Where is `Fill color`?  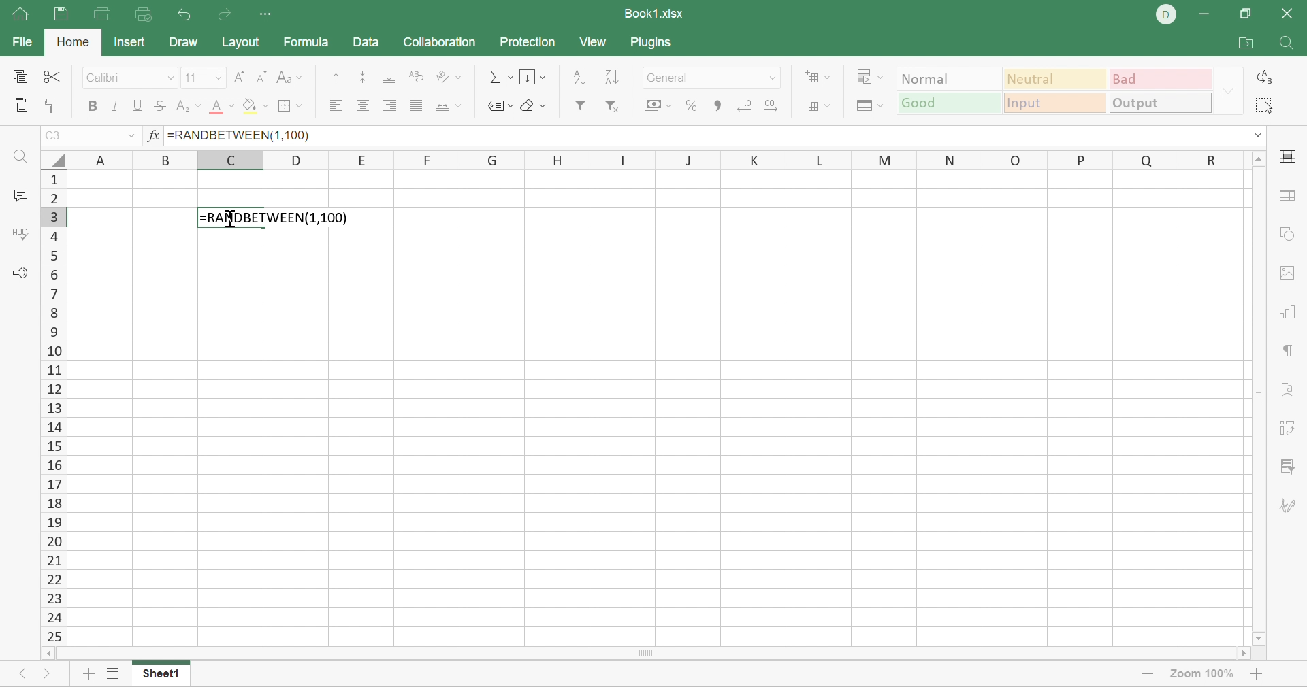
Fill color is located at coordinates (255, 106).